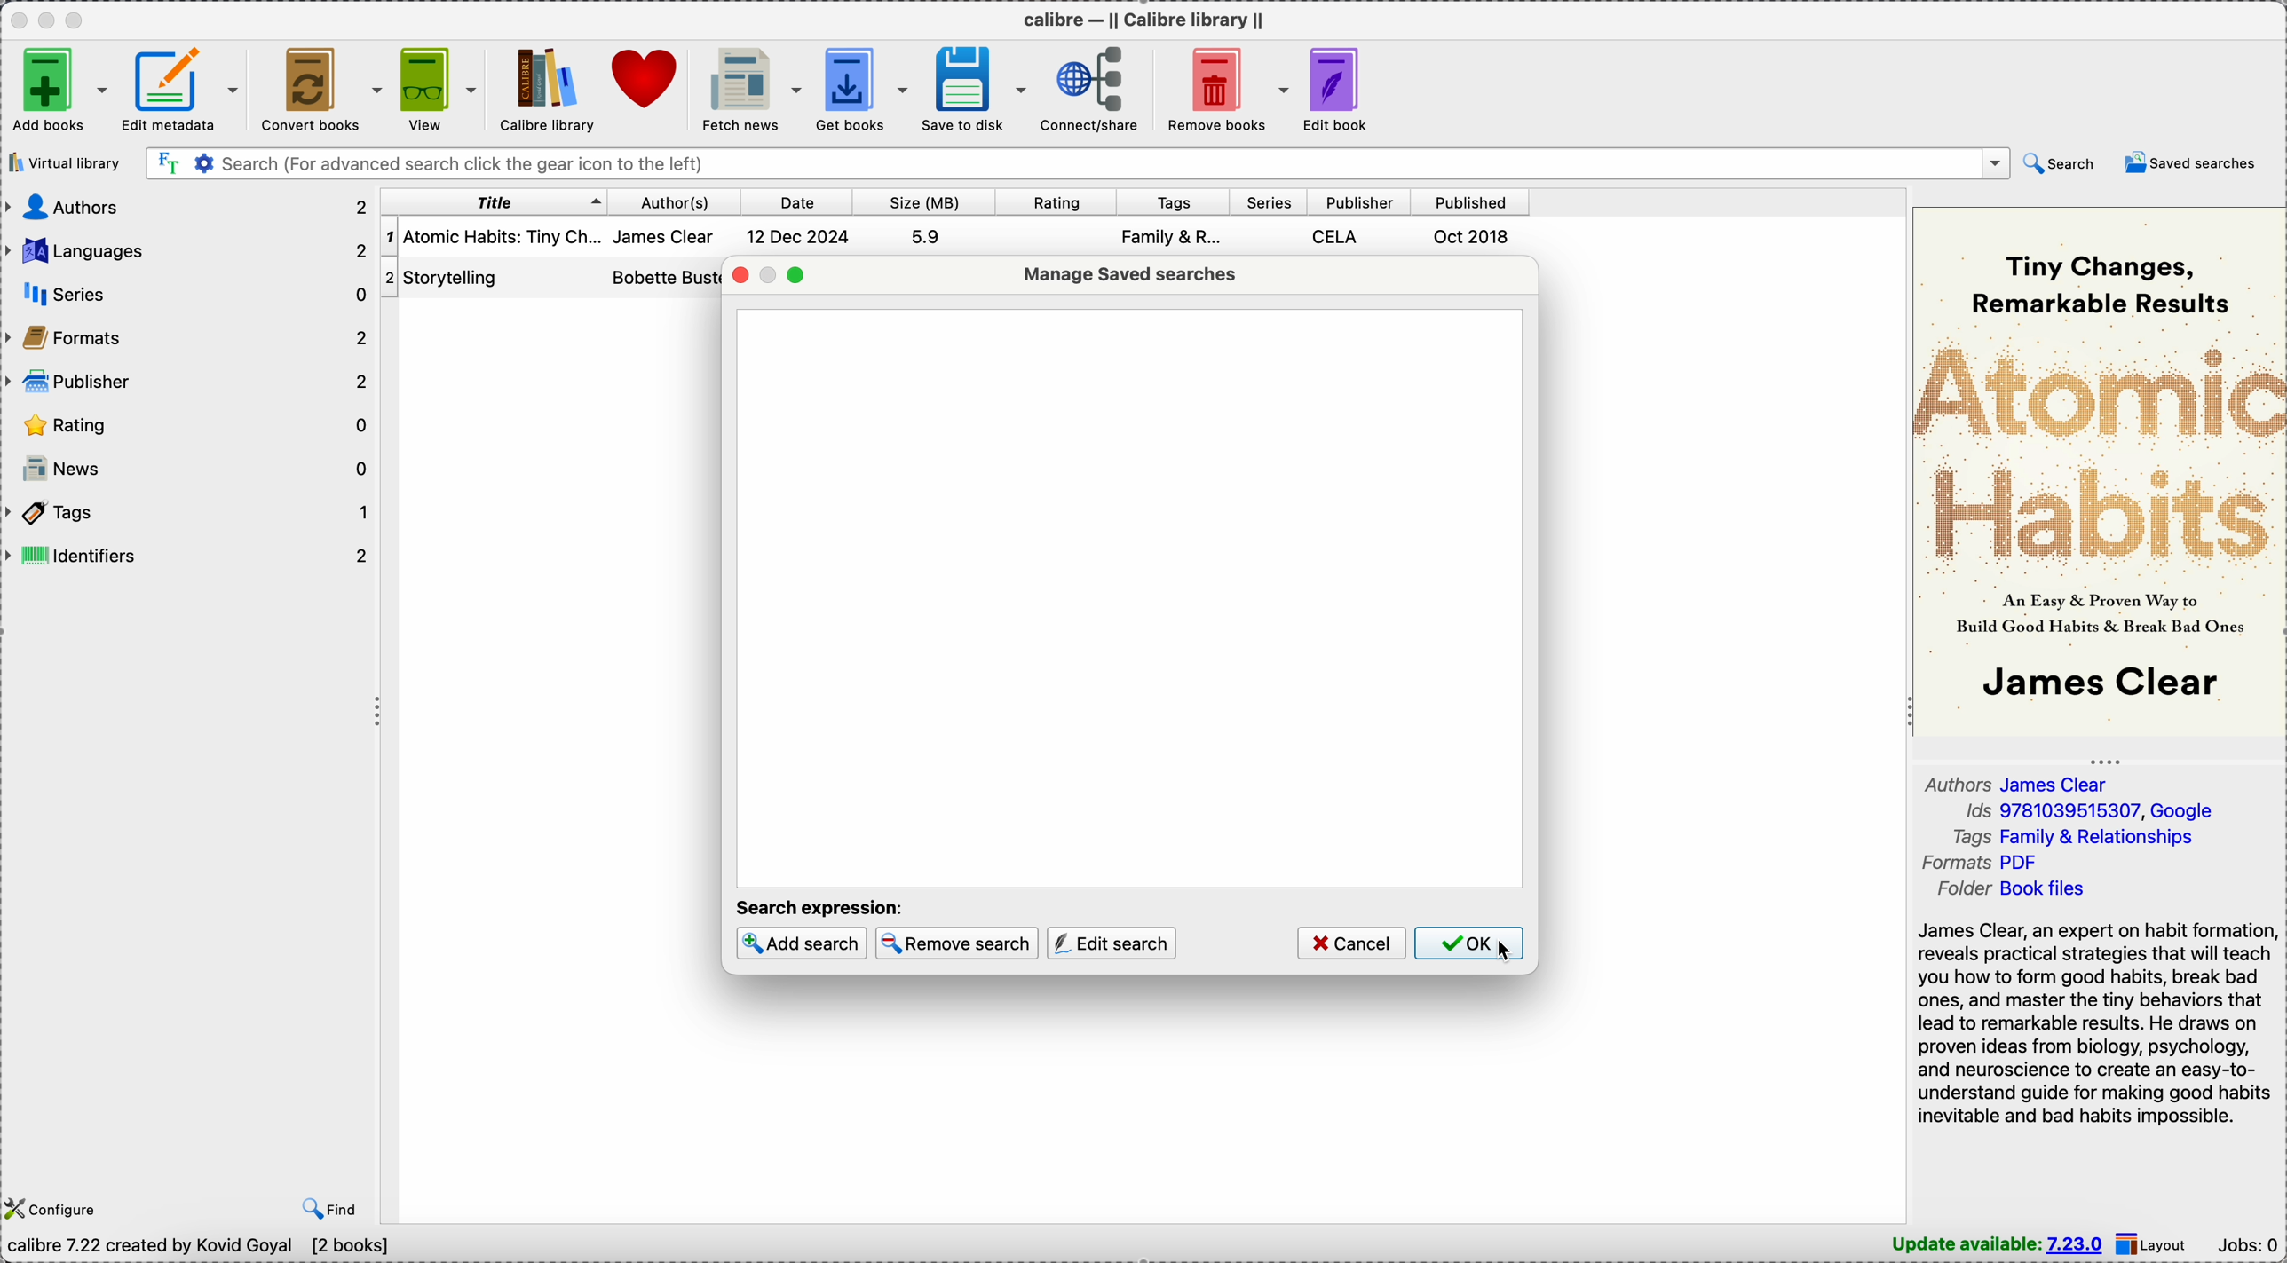 The width and height of the screenshot is (2287, 1263). What do you see at coordinates (192, 467) in the screenshot?
I see `news` at bounding box center [192, 467].